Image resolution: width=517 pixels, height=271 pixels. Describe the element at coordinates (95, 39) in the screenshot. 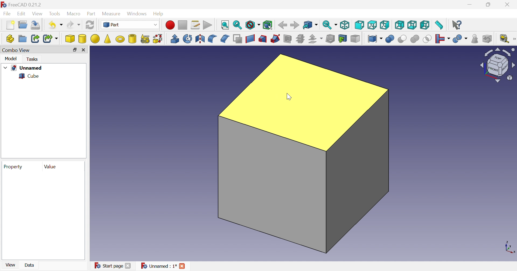

I see `Sphere` at that location.